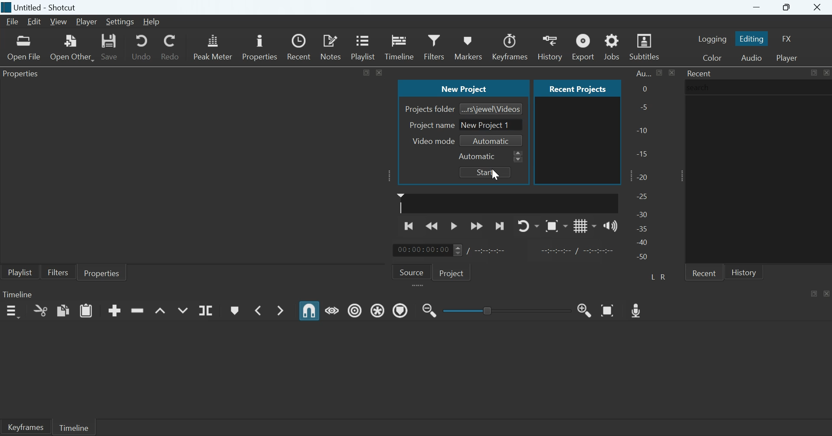 This screenshot has height=436, width=832. I want to click on Scroll buttons, so click(457, 250).